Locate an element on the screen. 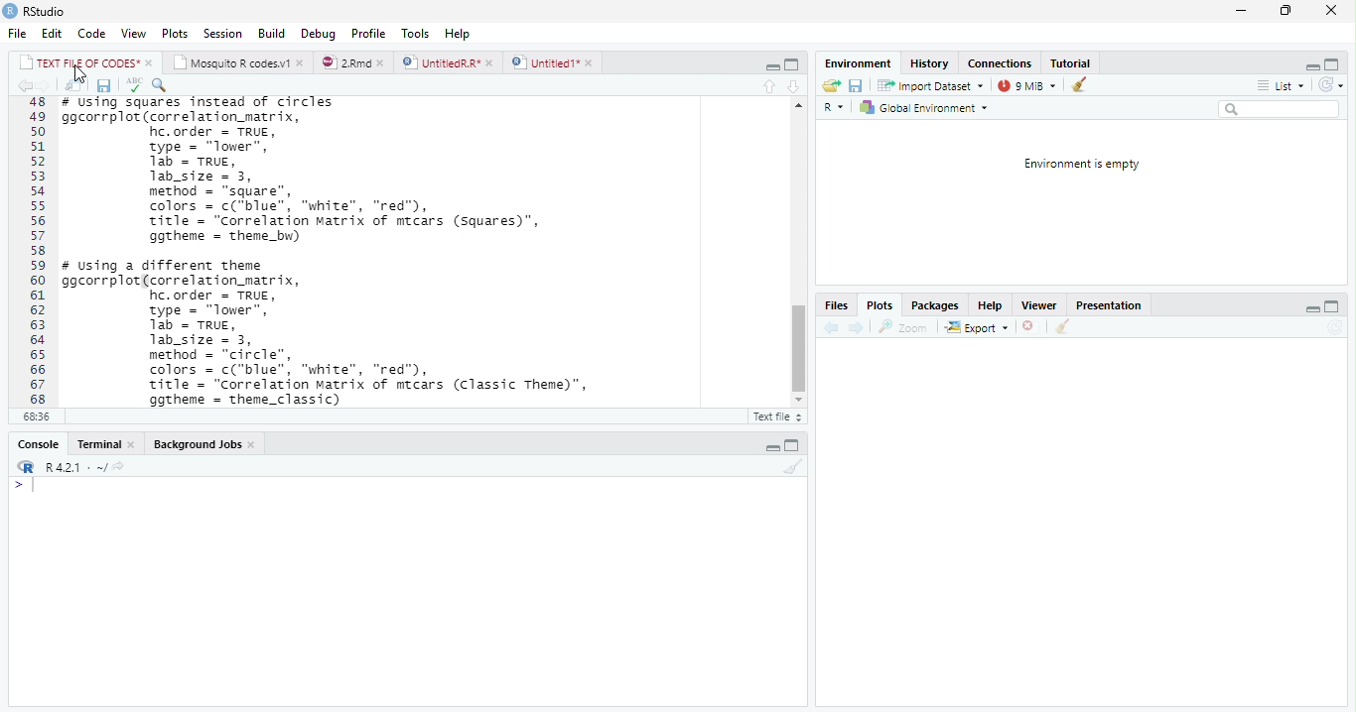 The width and height of the screenshot is (1356, 712). close is located at coordinates (1327, 10).